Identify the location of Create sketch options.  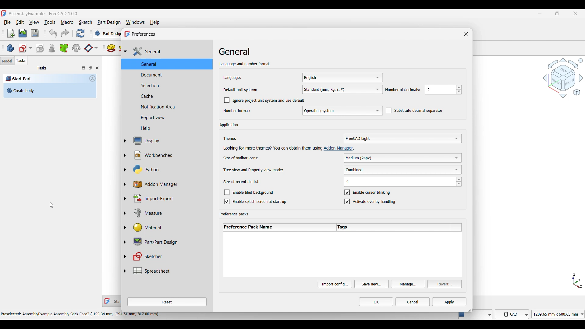
(25, 48).